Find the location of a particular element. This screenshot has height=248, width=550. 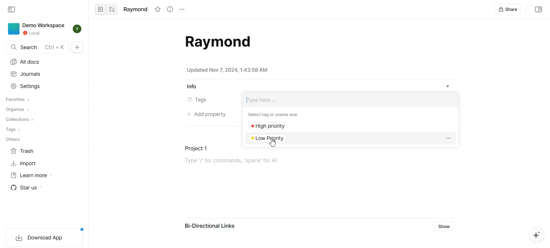

Settings is located at coordinates (182, 9).